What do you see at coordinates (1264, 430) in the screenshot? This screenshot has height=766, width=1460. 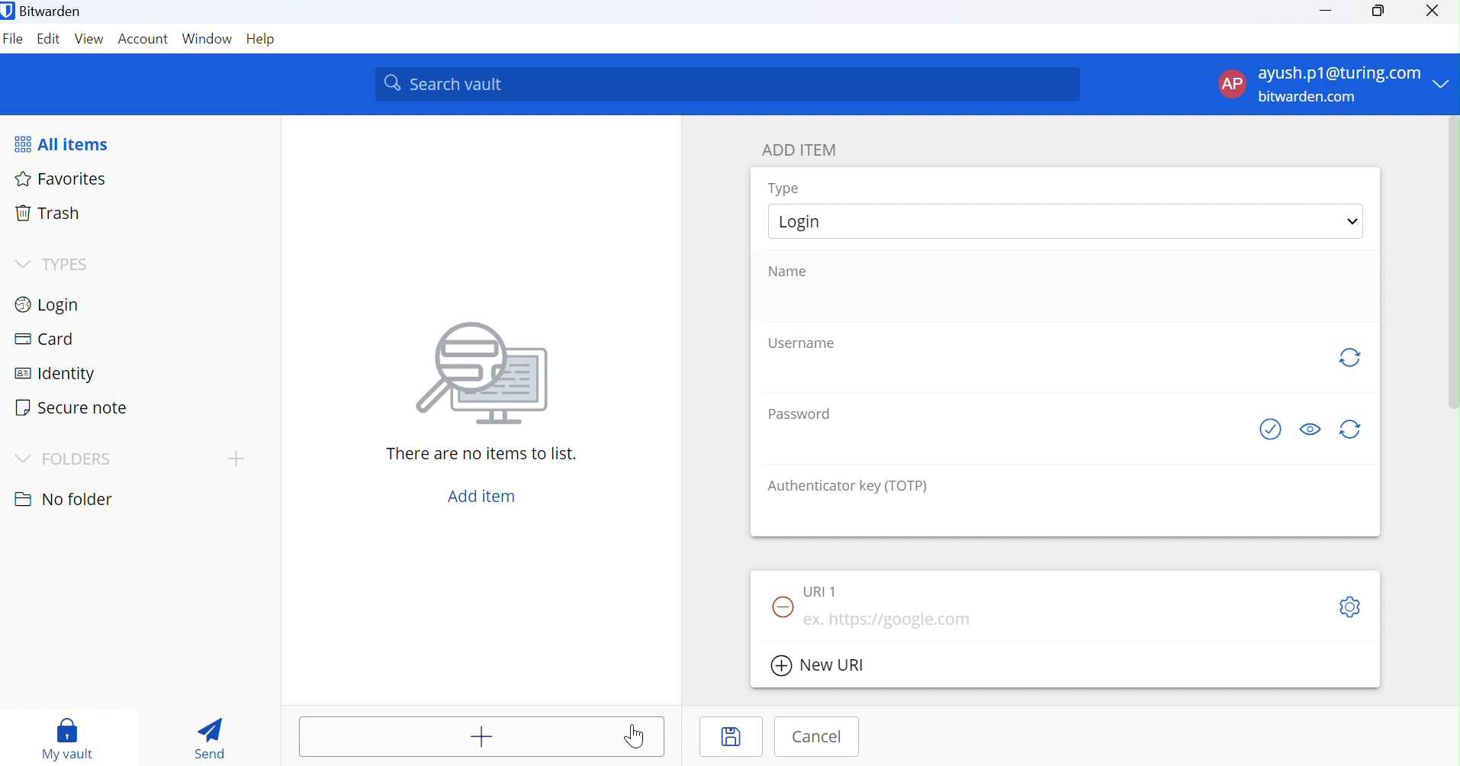 I see `Check if password has been exposed` at bounding box center [1264, 430].